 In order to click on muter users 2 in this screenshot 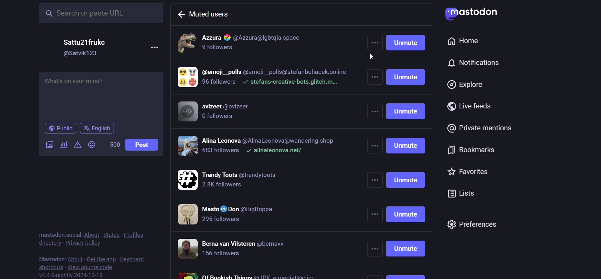, I will do `click(263, 78)`.